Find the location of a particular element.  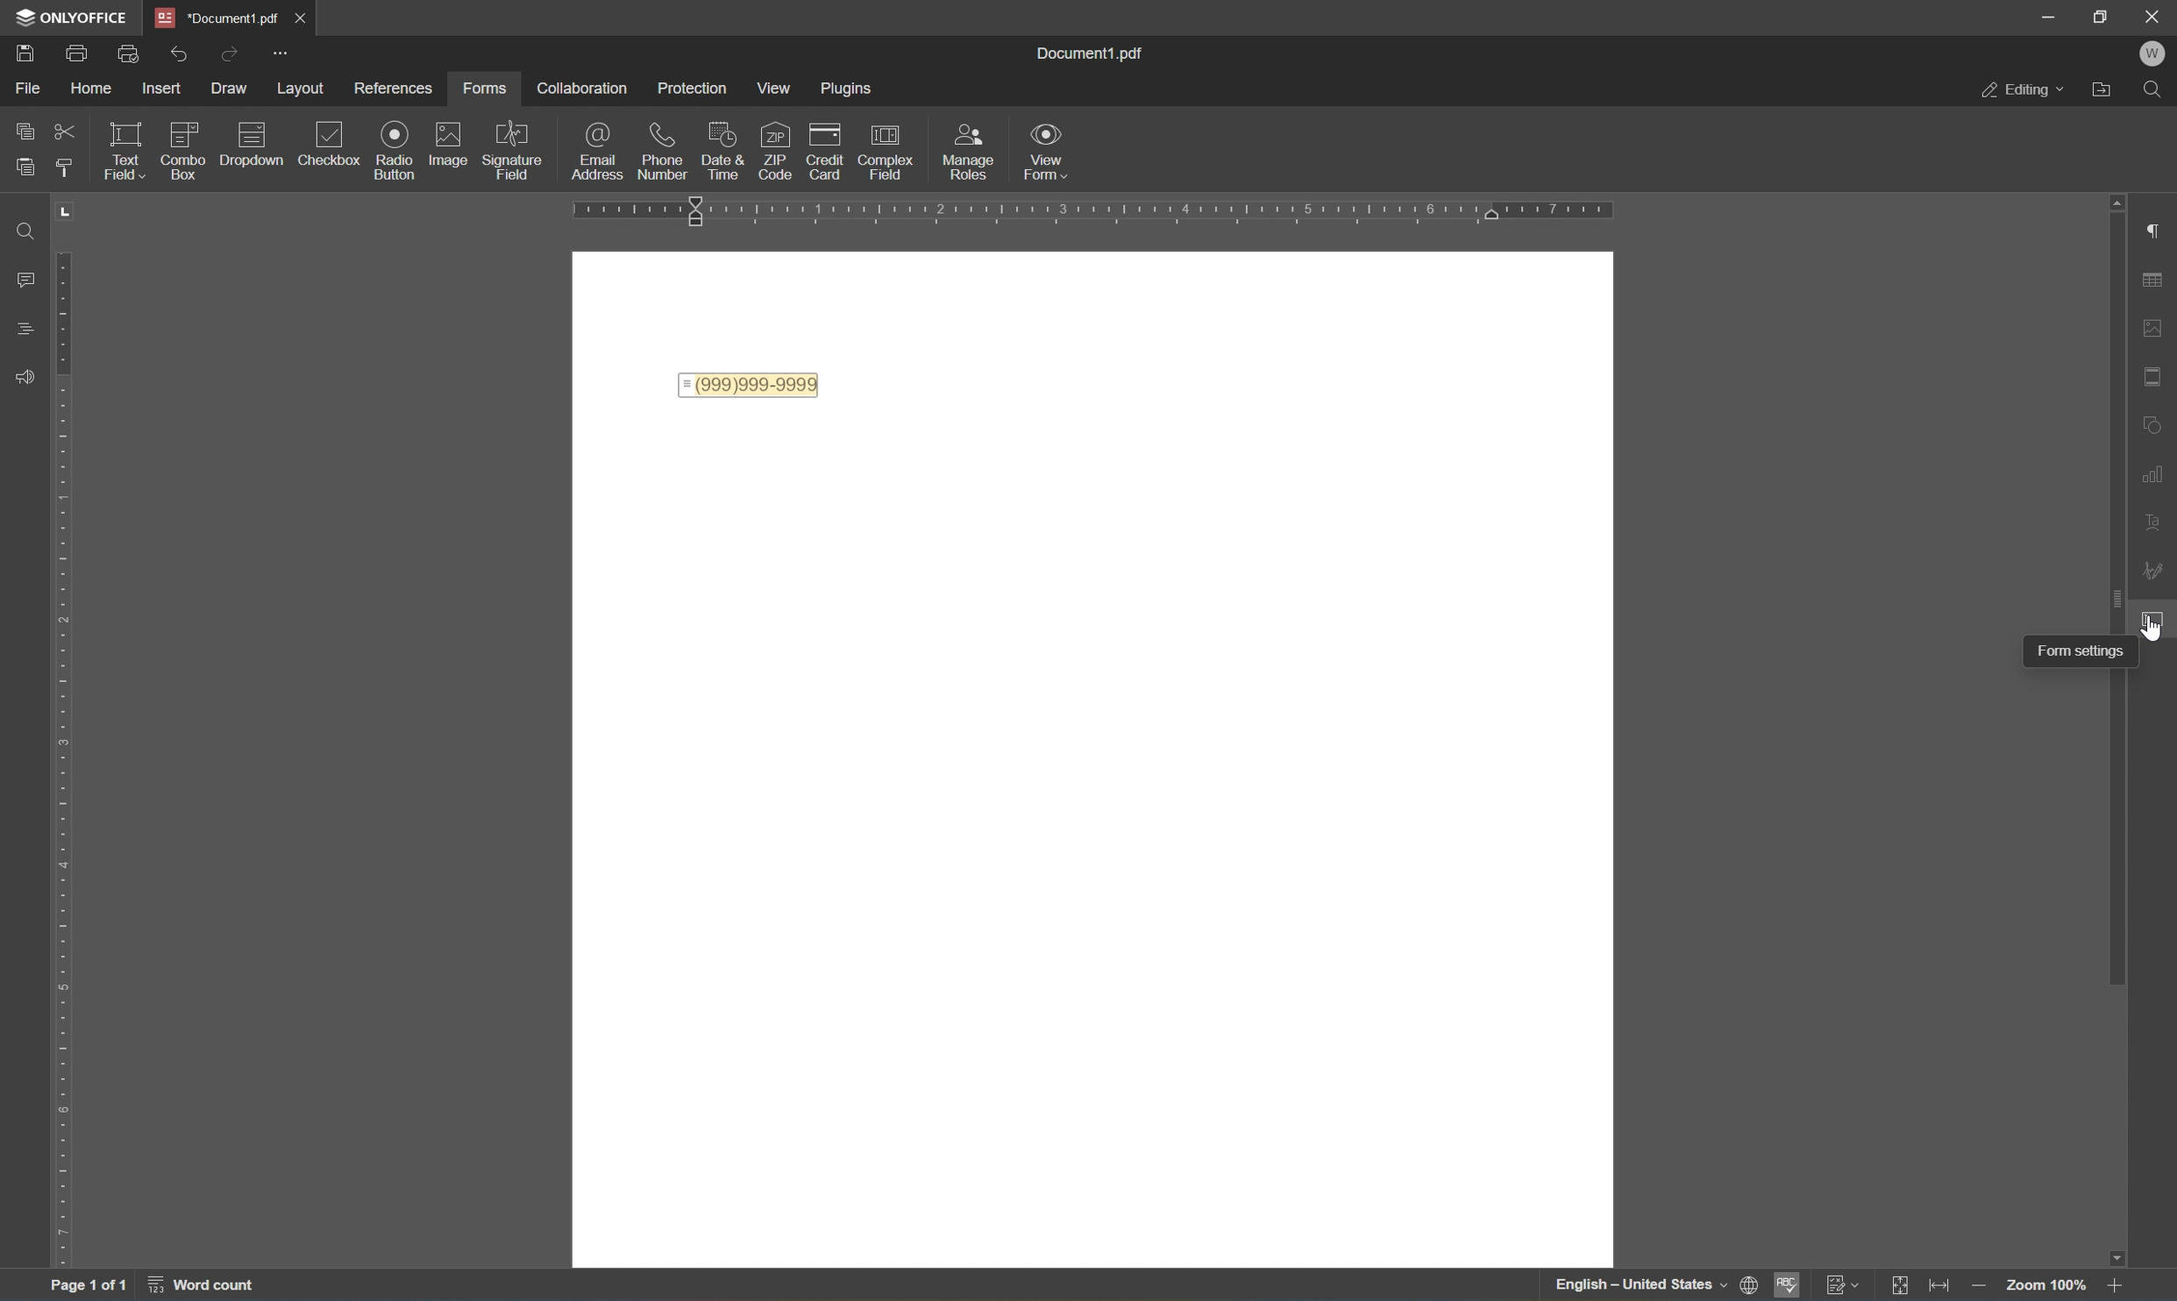

table settings is located at coordinates (2158, 277).